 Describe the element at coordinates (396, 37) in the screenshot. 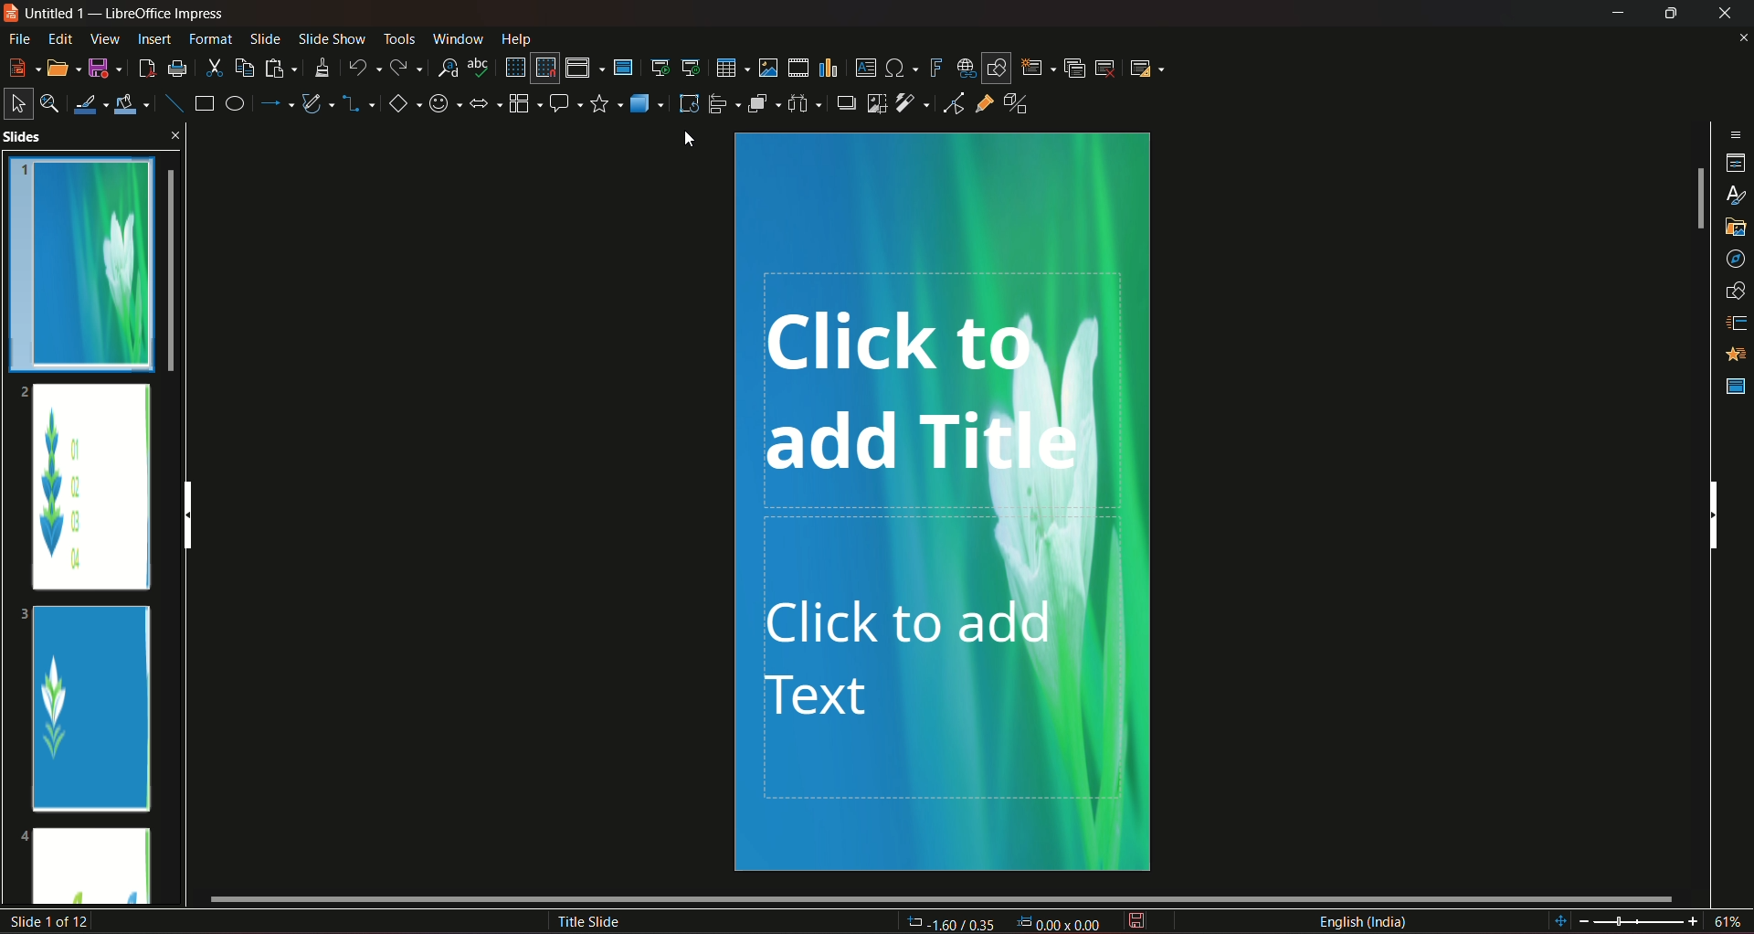

I see `tools` at that location.